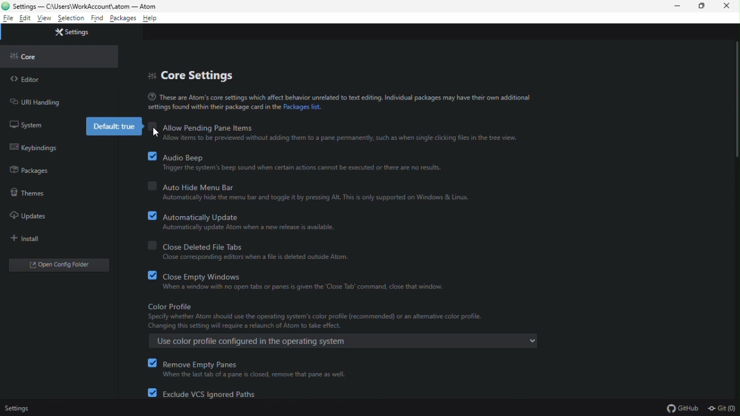  What do you see at coordinates (113, 126) in the screenshot?
I see `default: true` at bounding box center [113, 126].